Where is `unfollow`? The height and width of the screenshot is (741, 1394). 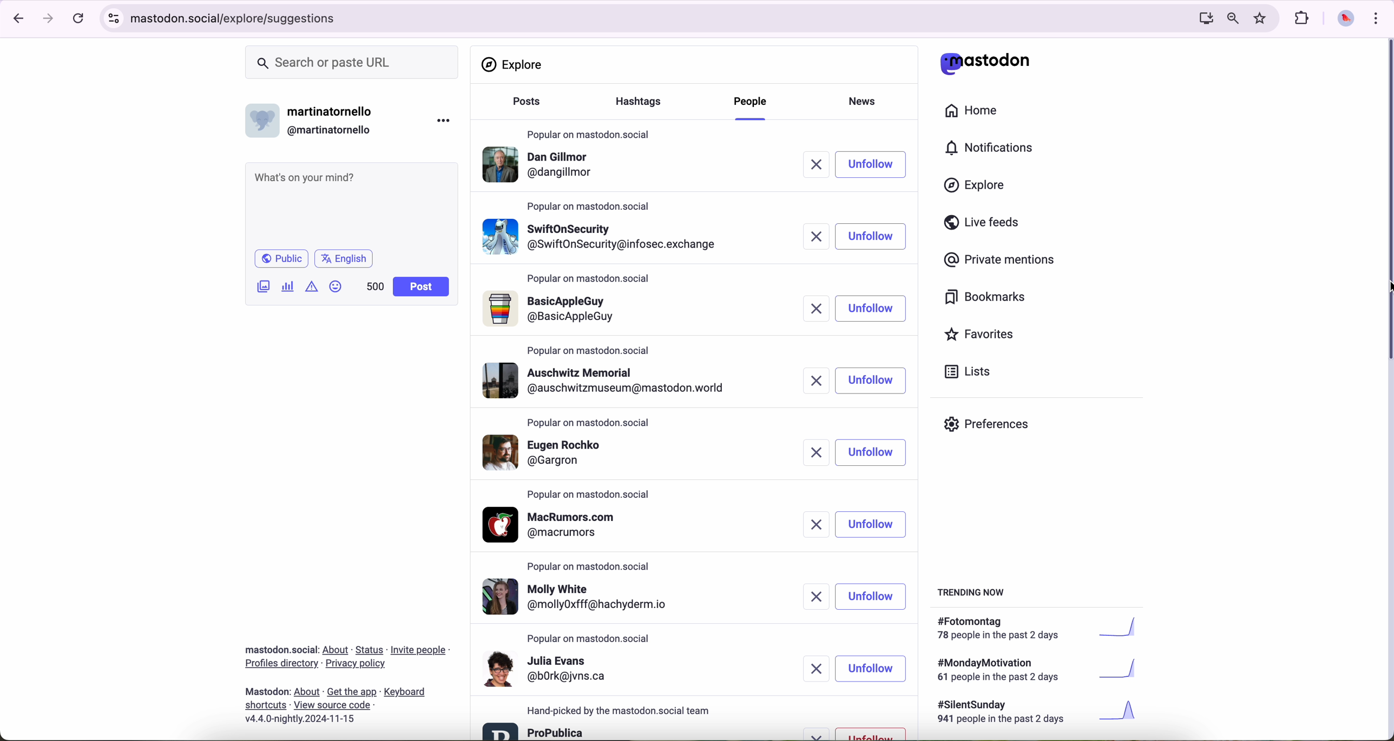
unfollow is located at coordinates (873, 453).